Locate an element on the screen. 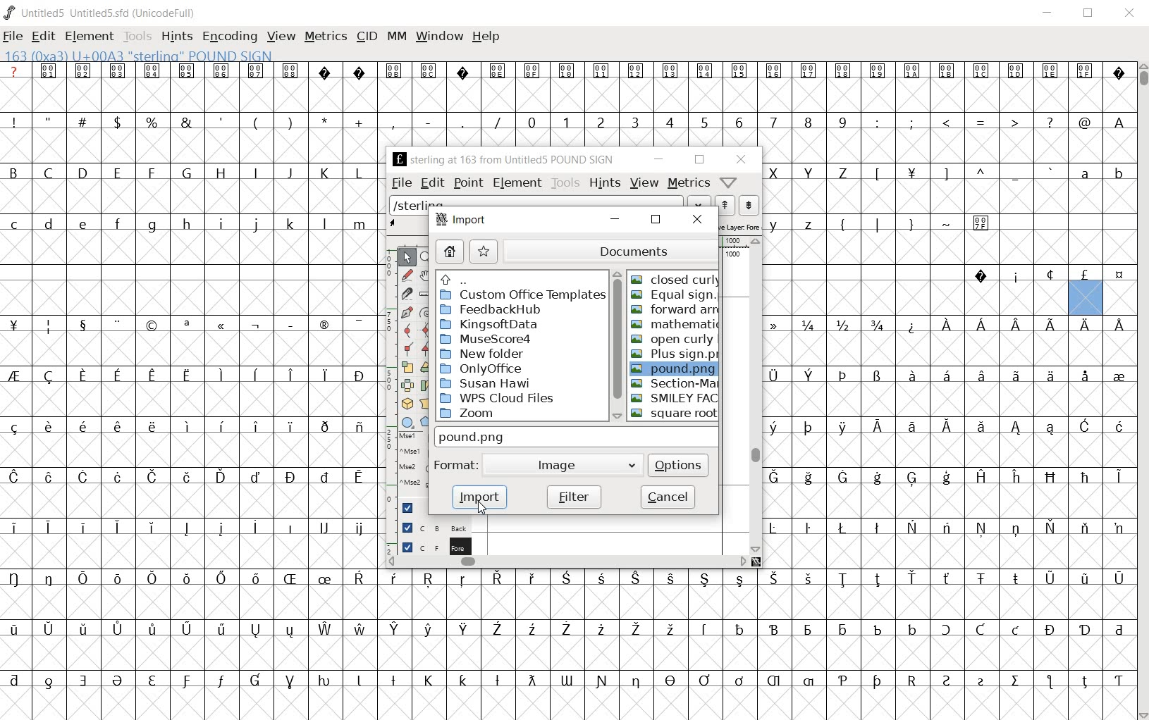 This screenshot has width=1149, height=720. Symbol is located at coordinates (358, 428).